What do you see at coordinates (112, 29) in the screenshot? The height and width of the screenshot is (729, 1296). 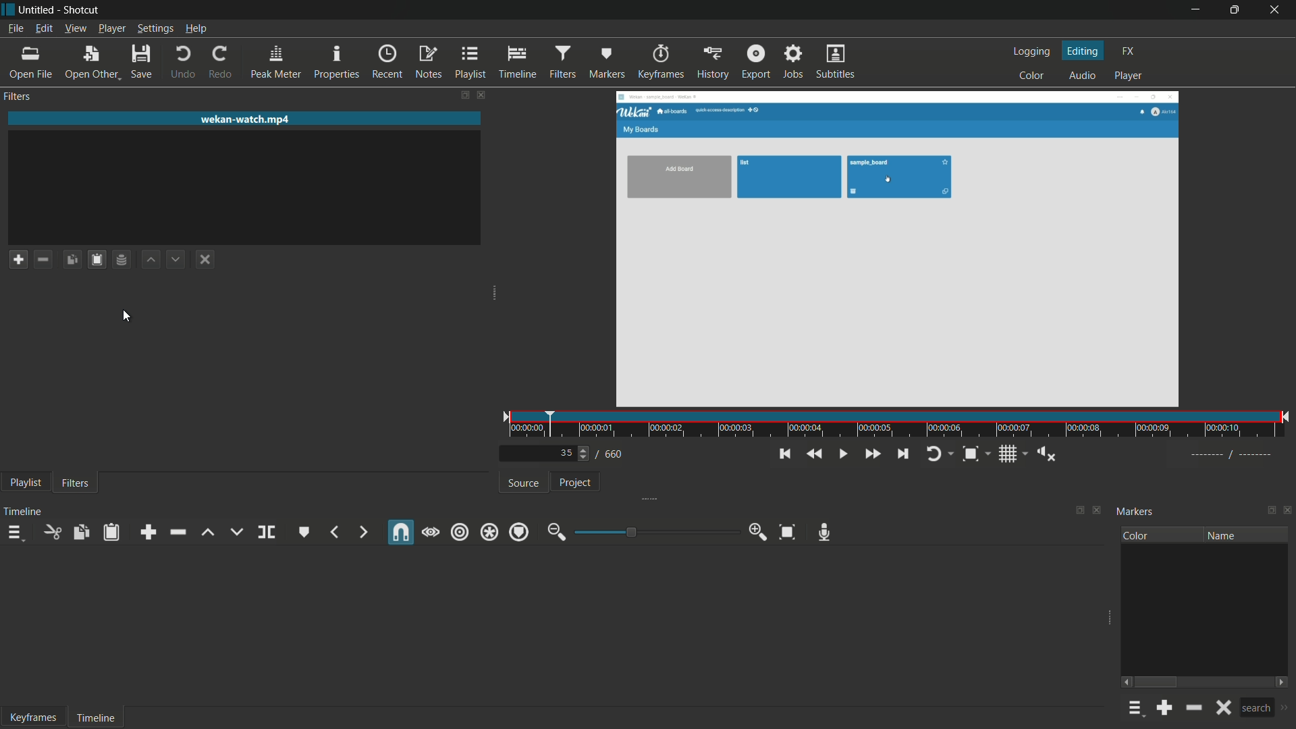 I see `player menu` at bounding box center [112, 29].